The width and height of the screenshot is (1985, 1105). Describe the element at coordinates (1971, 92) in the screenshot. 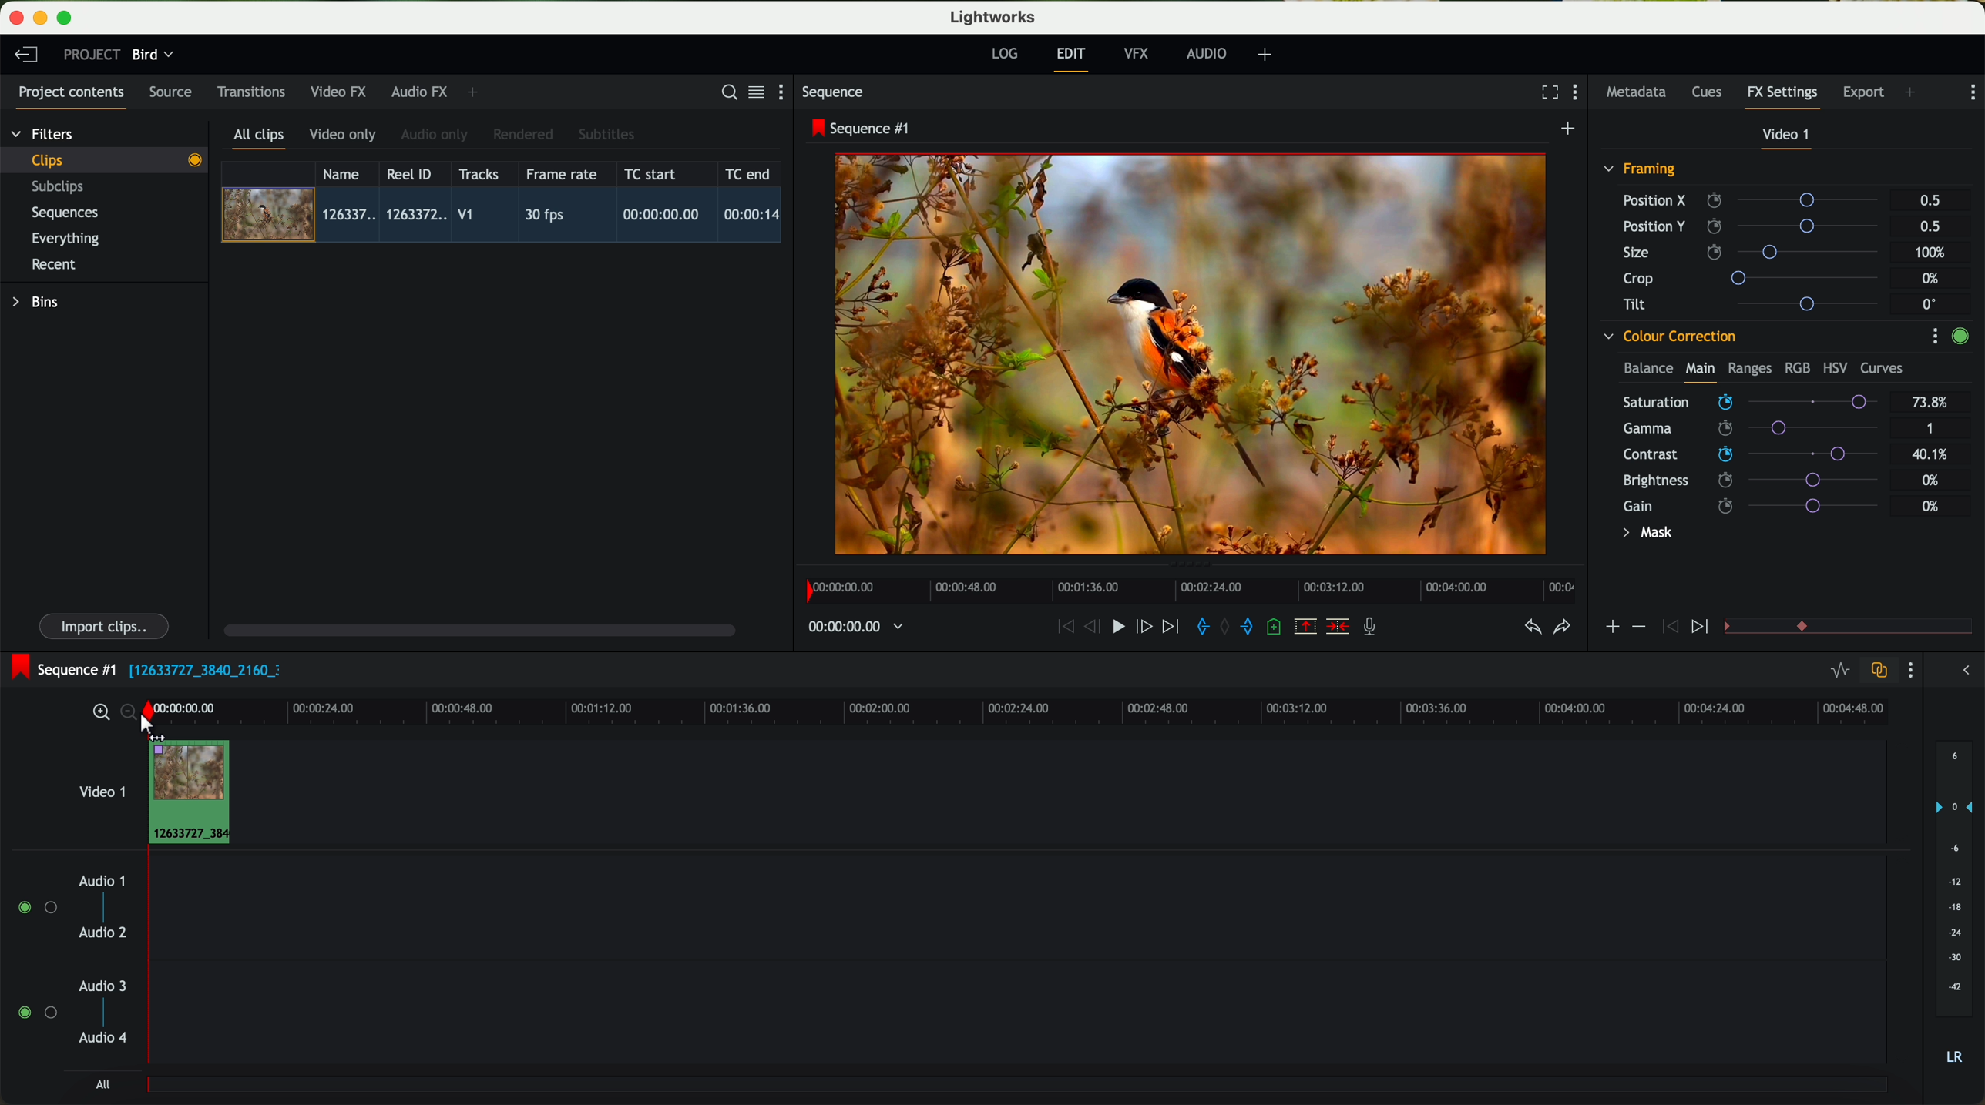

I see `show settings menu` at that location.